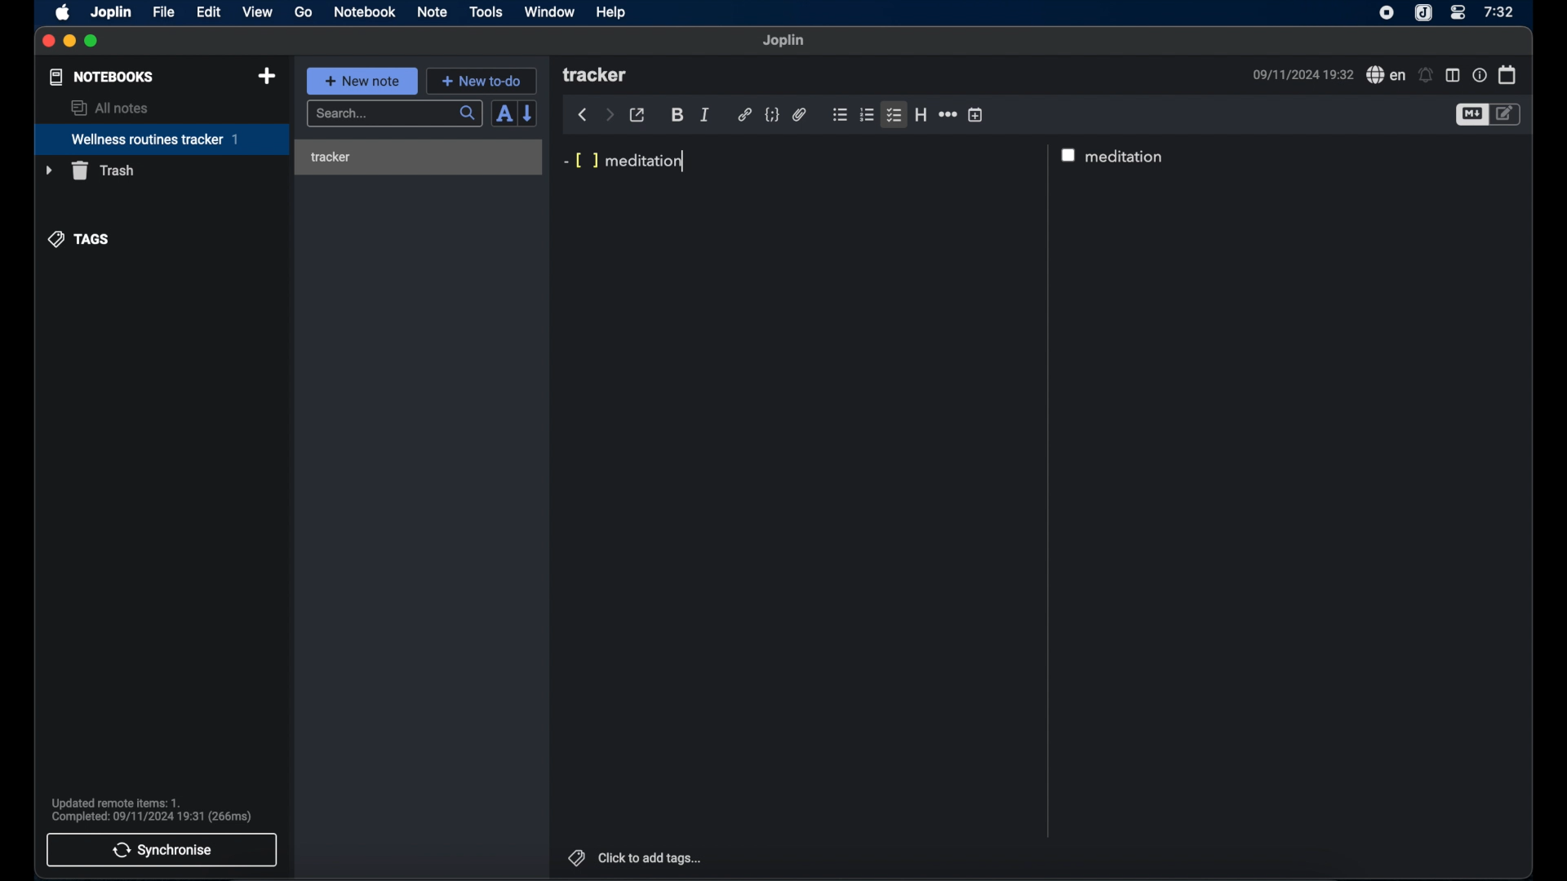 This screenshot has width=1567, height=881. Describe the element at coordinates (504, 113) in the screenshot. I see `toggle sort order field` at that location.